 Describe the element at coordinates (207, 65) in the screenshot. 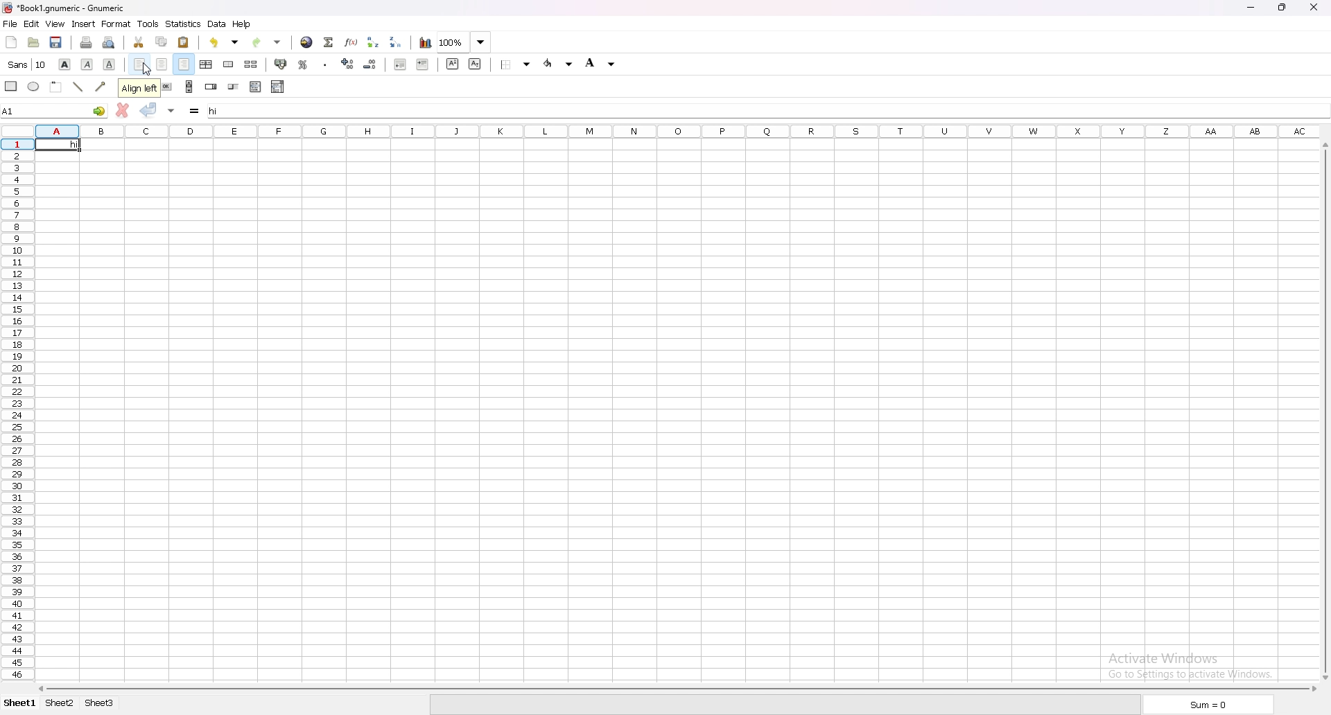

I see `centre horizontally` at that location.